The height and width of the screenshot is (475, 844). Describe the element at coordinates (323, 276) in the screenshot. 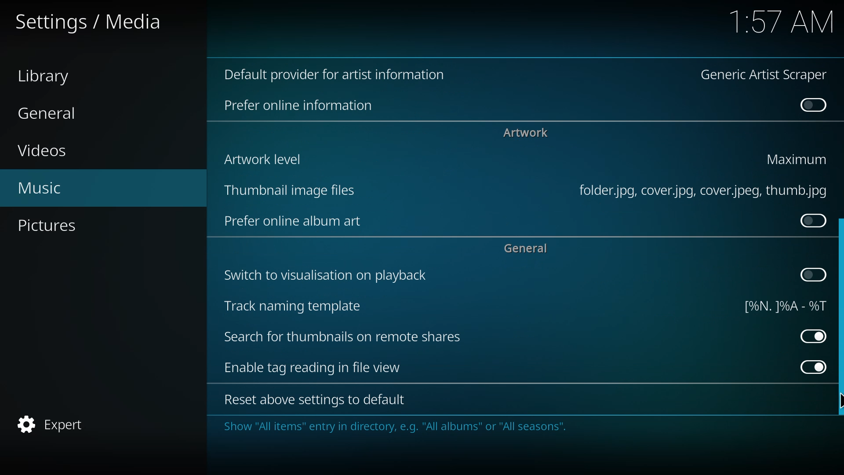

I see `switch to visualization on playback` at that location.